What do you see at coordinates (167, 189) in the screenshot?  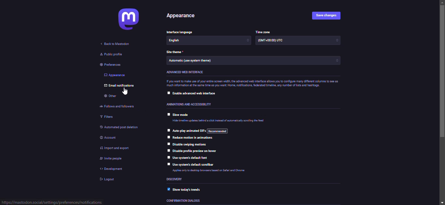 I see `enabled` at bounding box center [167, 189].